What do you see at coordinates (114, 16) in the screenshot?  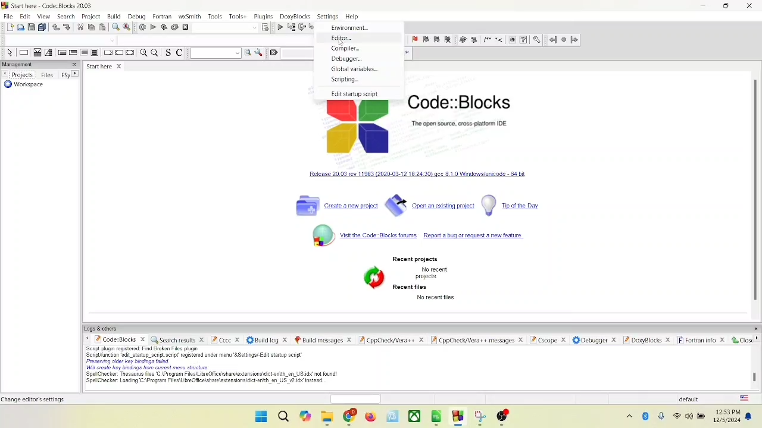 I see `build` at bounding box center [114, 16].